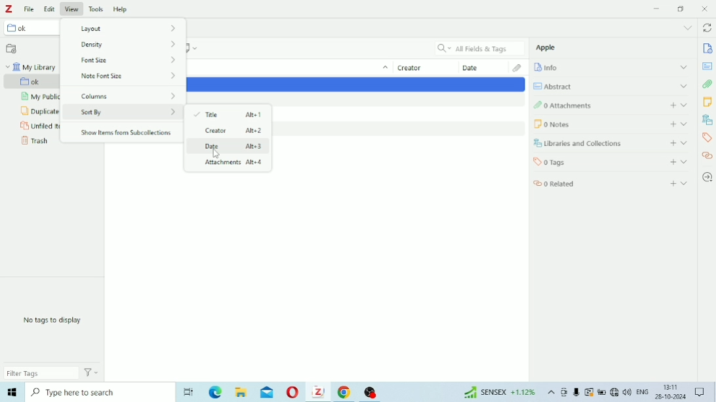 The image size is (716, 402). What do you see at coordinates (586, 123) in the screenshot?
I see `Notes` at bounding box center [586, 123].